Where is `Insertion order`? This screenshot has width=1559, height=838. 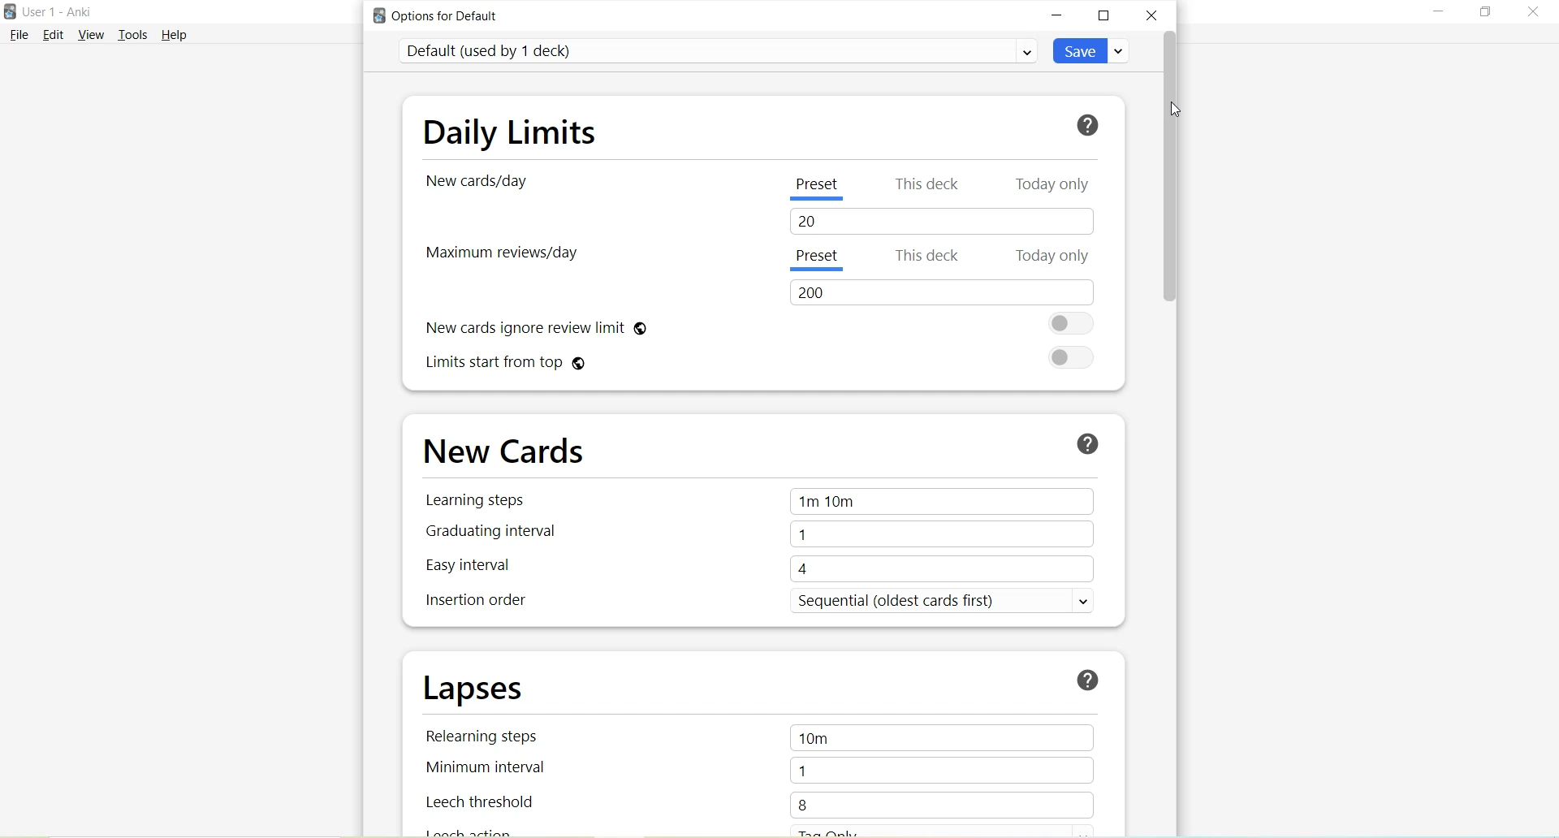 Insertion order is located at coordinates (483, 603).